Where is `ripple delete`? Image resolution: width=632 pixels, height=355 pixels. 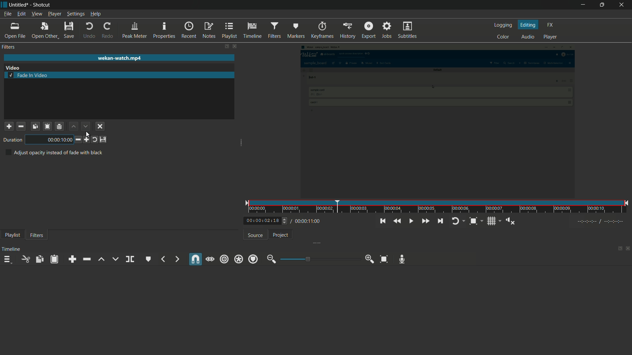
ripple delete is located at coordinates (86, 260).